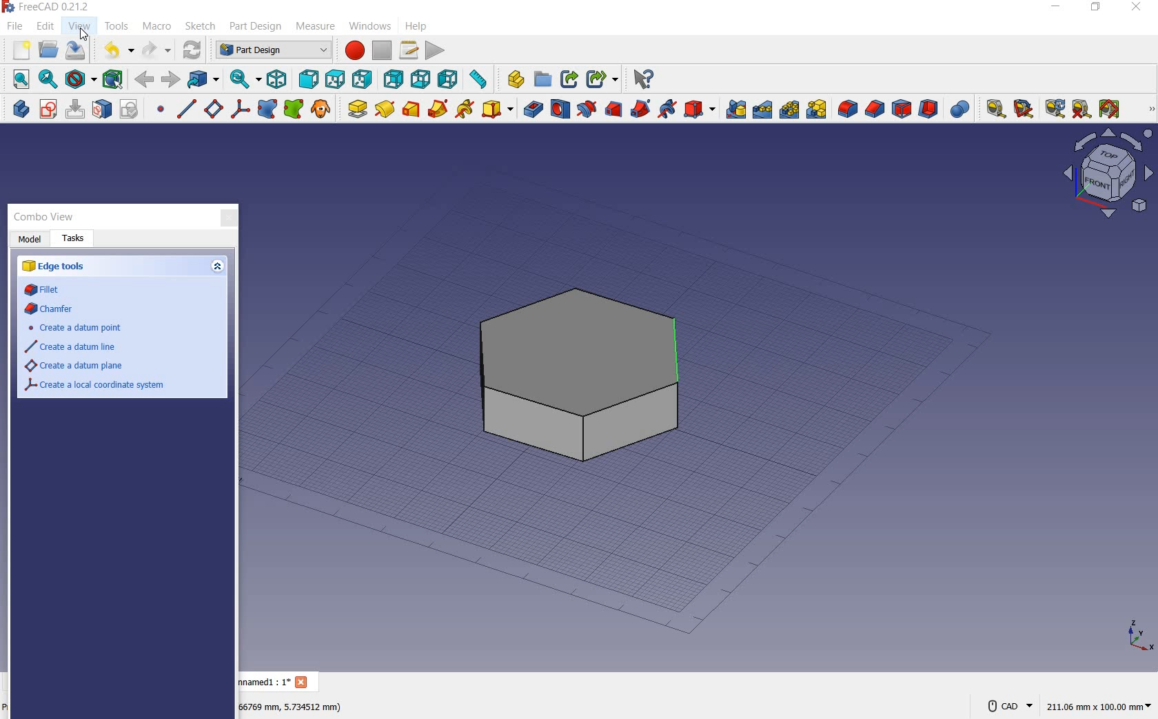  I want to click on linear pattern, so click(762, 110).